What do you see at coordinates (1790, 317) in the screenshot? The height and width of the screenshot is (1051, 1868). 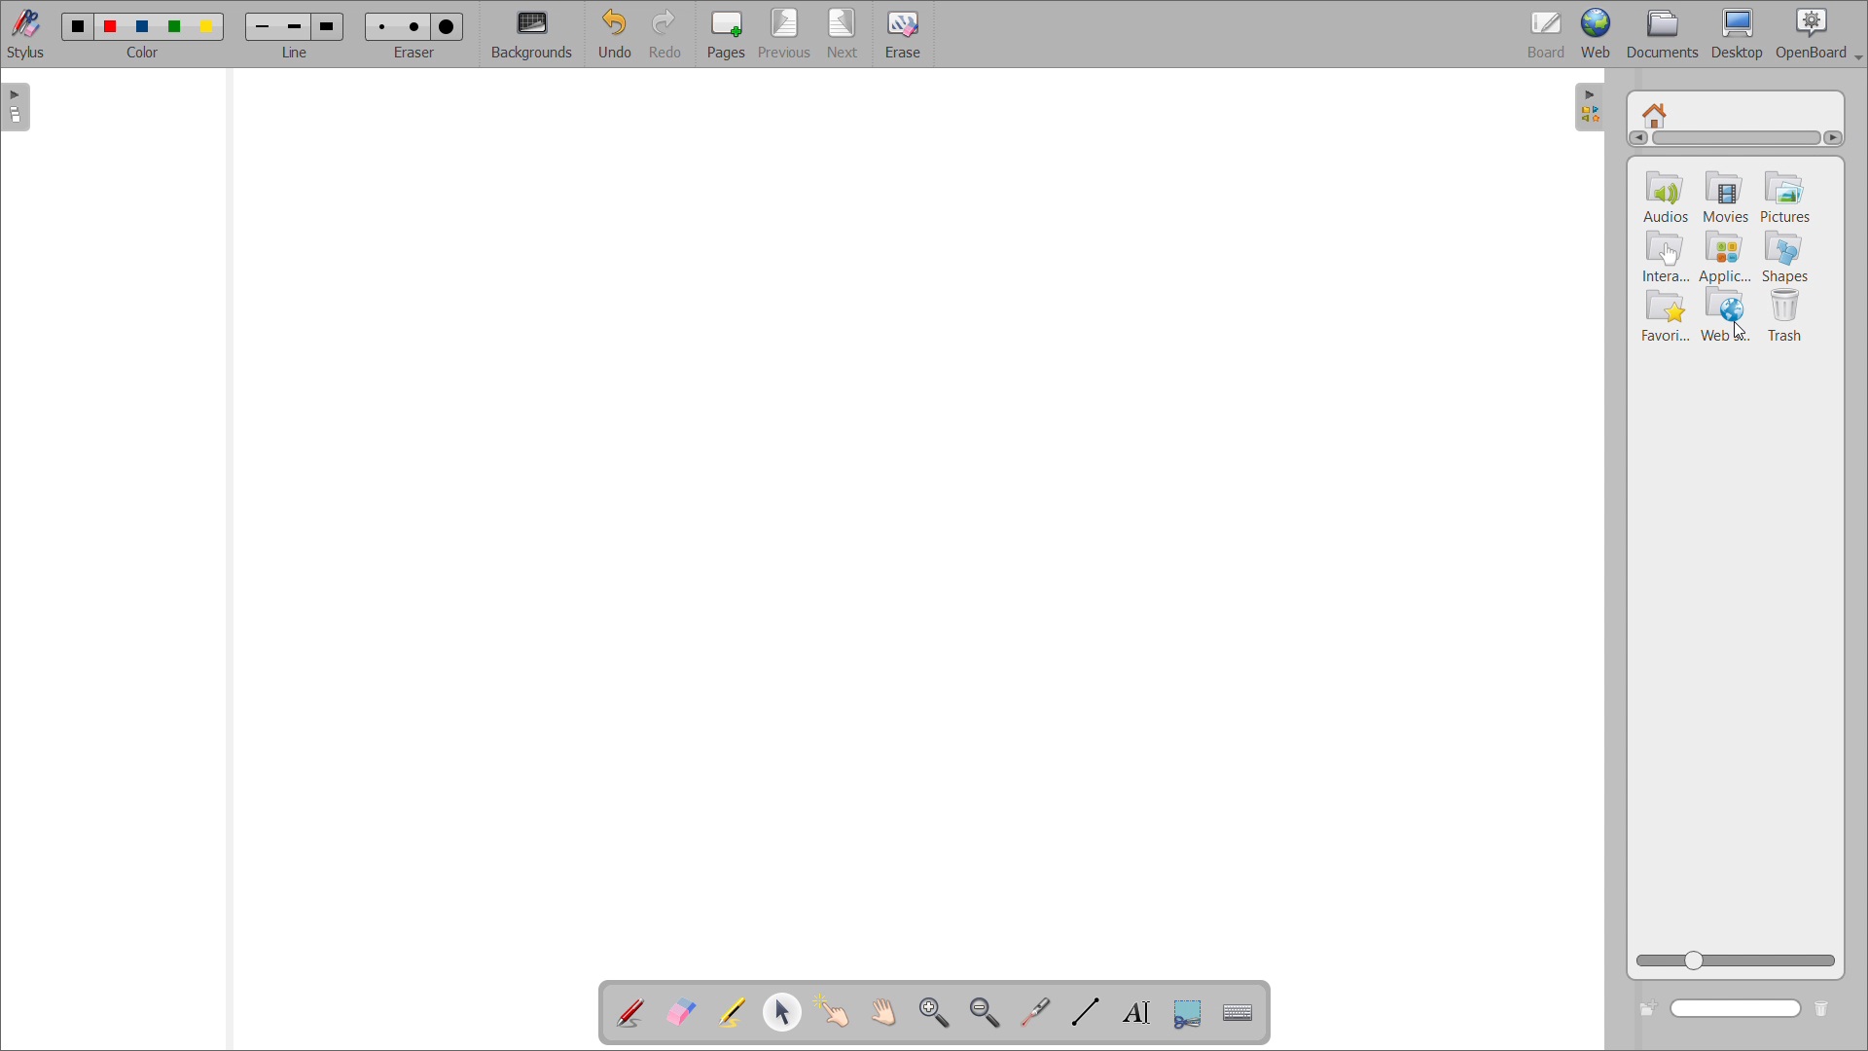 I see `trash` at bounding box center [1790, 317].